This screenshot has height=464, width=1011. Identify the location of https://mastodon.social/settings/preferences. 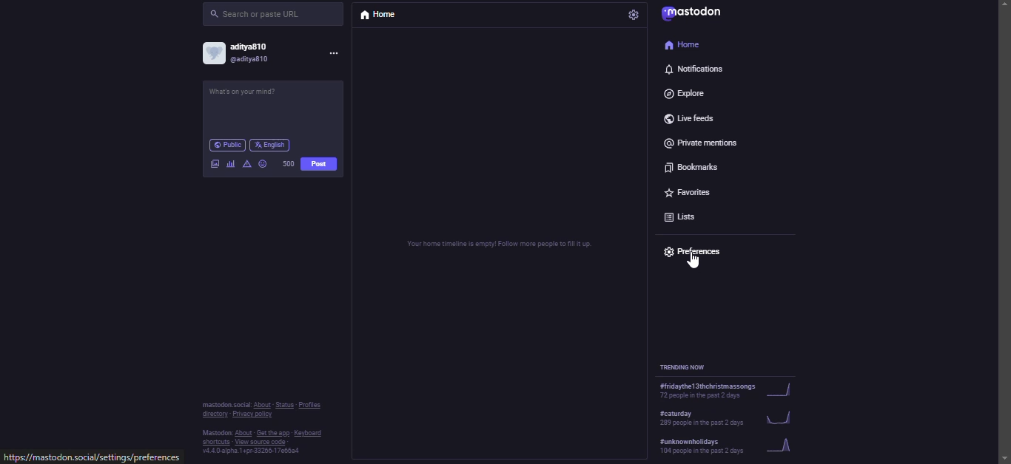
(91, 457).